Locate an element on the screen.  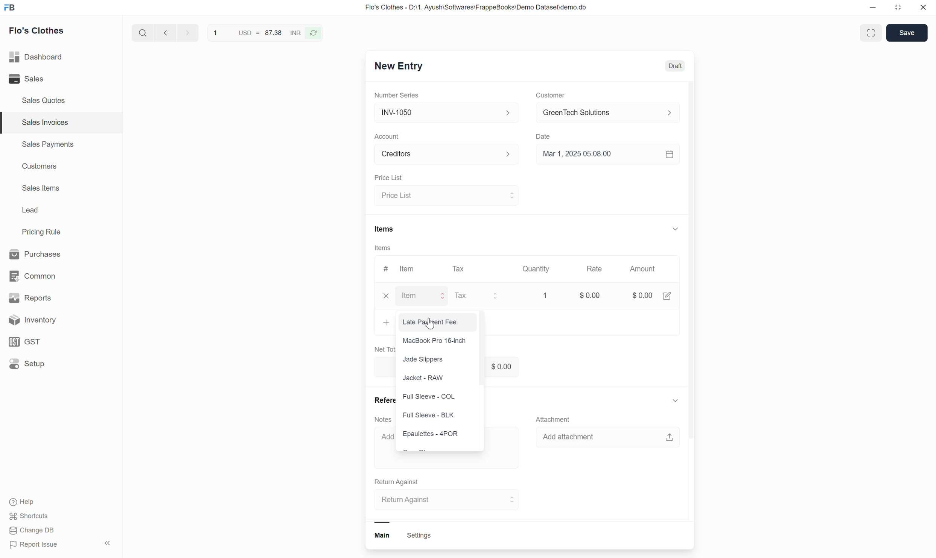
show or hide items is located at coordinates (675, 227).